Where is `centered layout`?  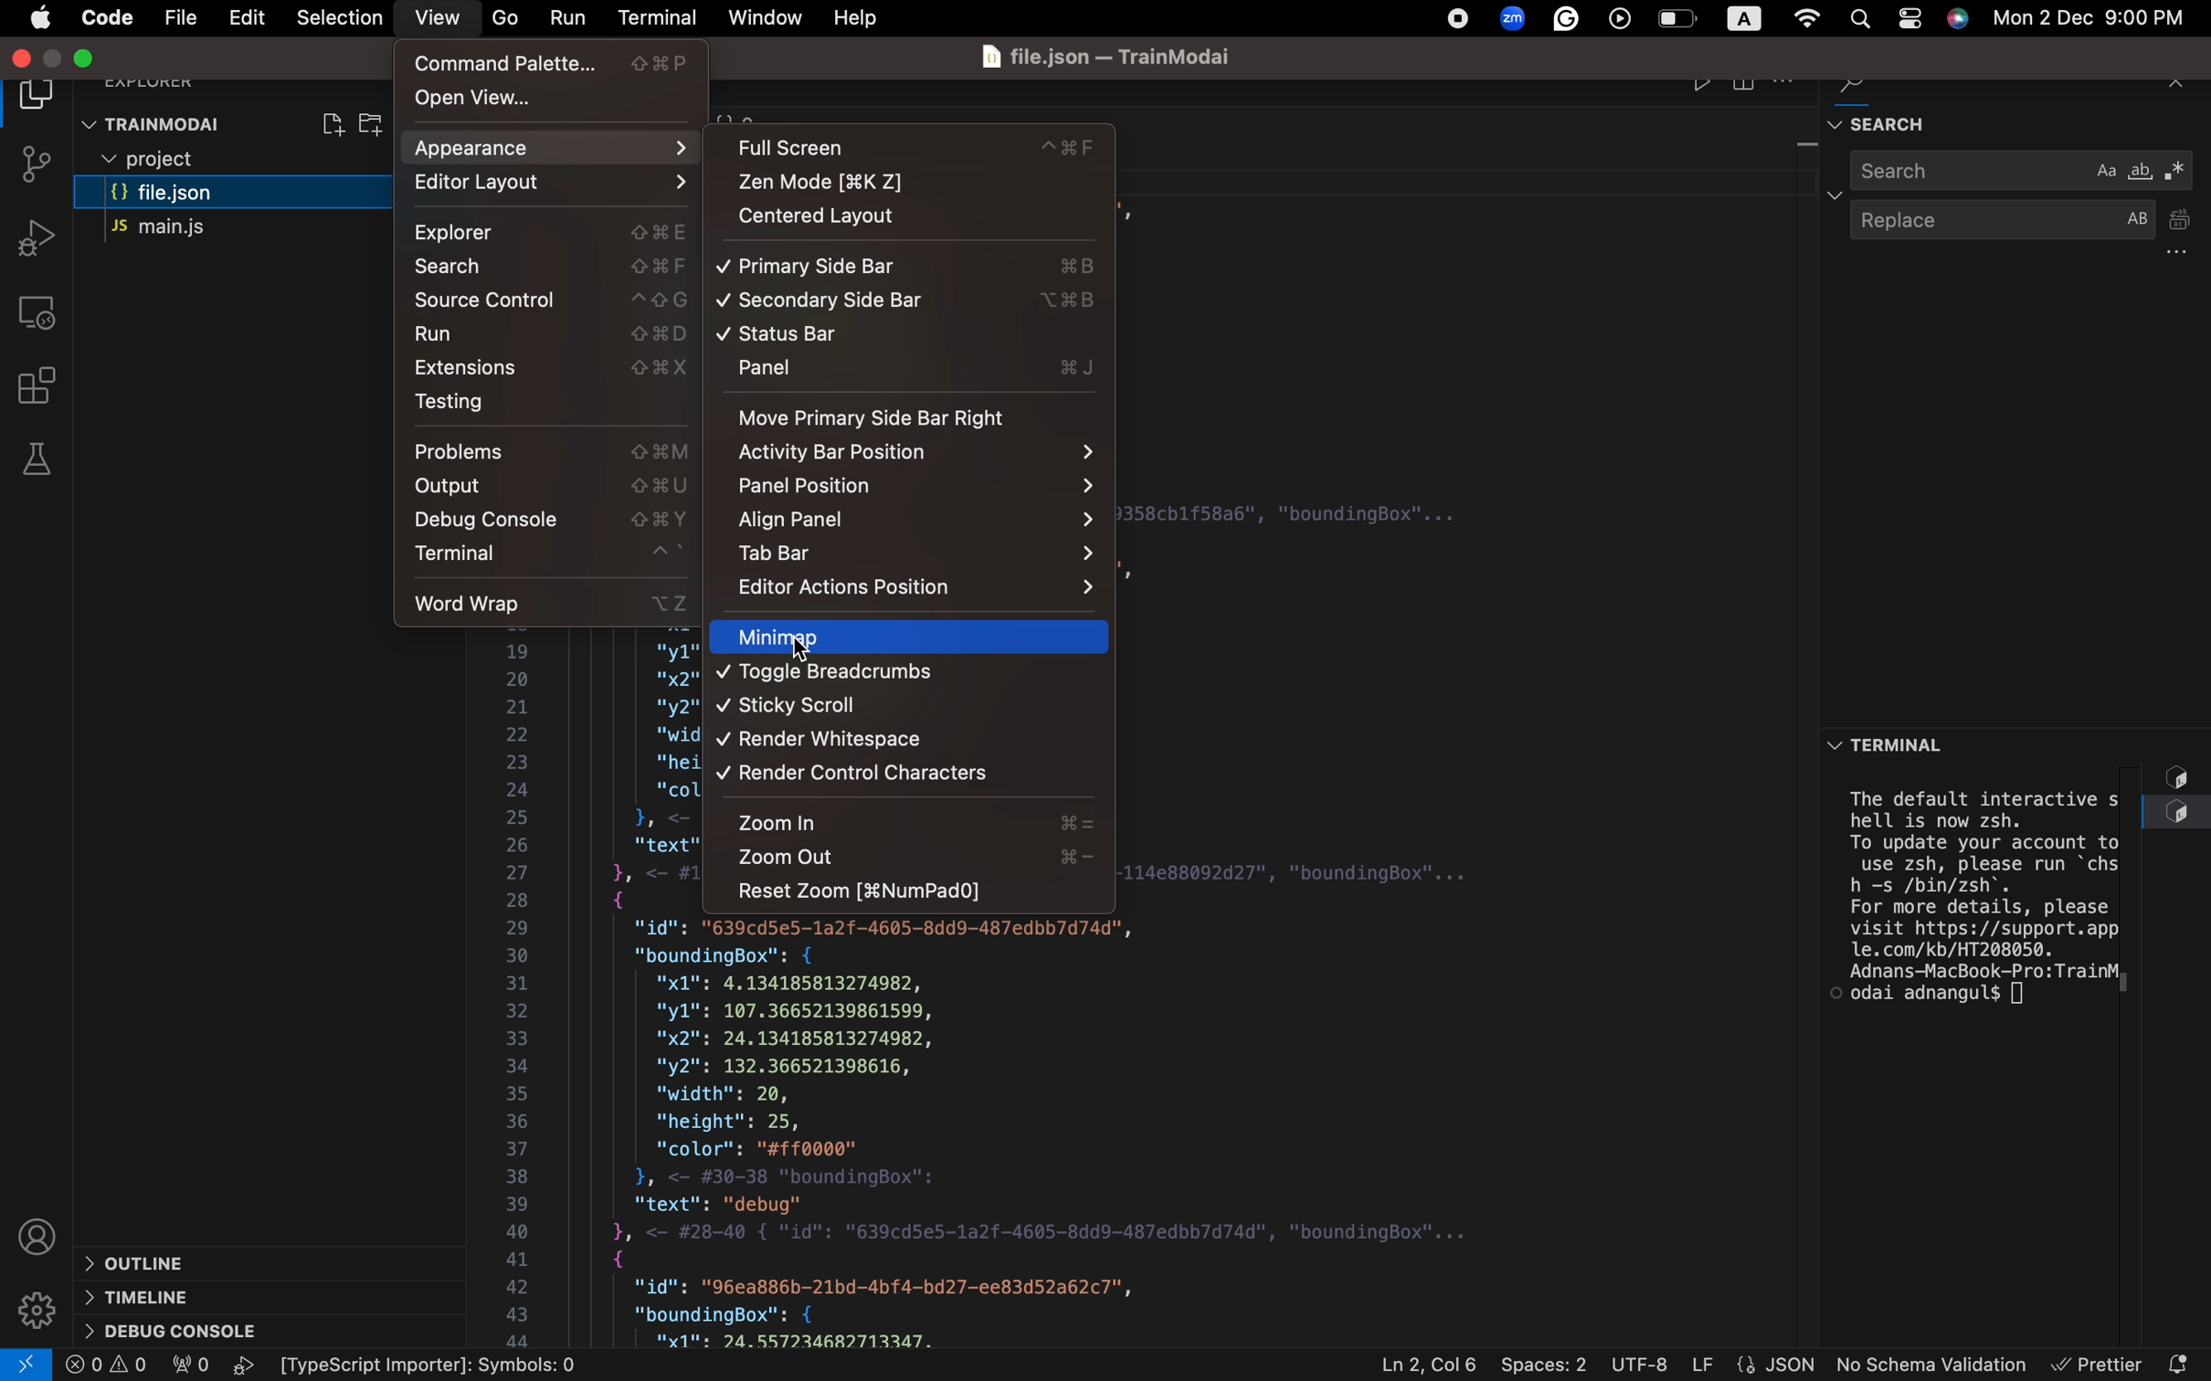
centered layout is located at coordinates (907, 213).